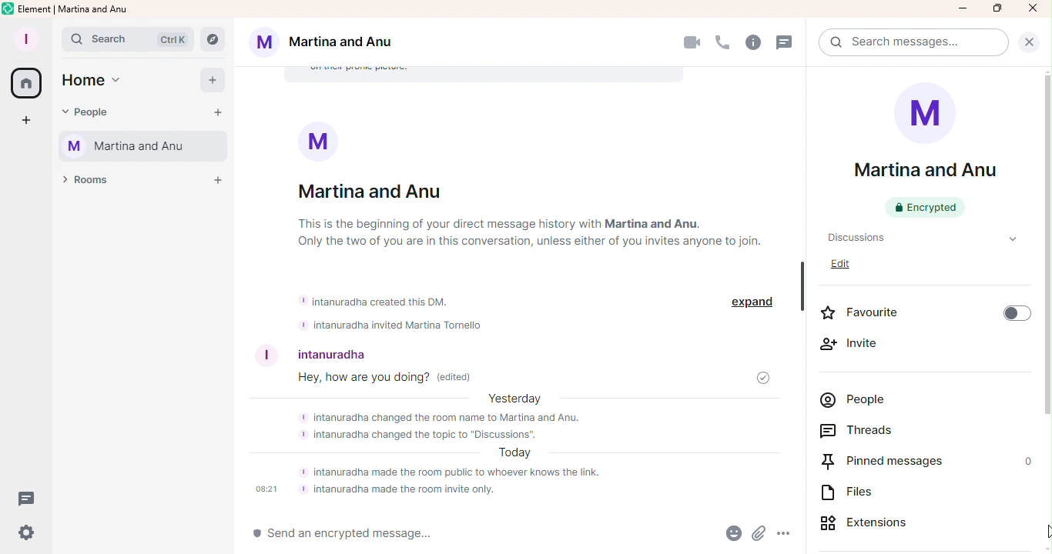  What do you see at coordinates (755, 42) in the screenshot?
I see `Room info` at bounding box center [755, 42].